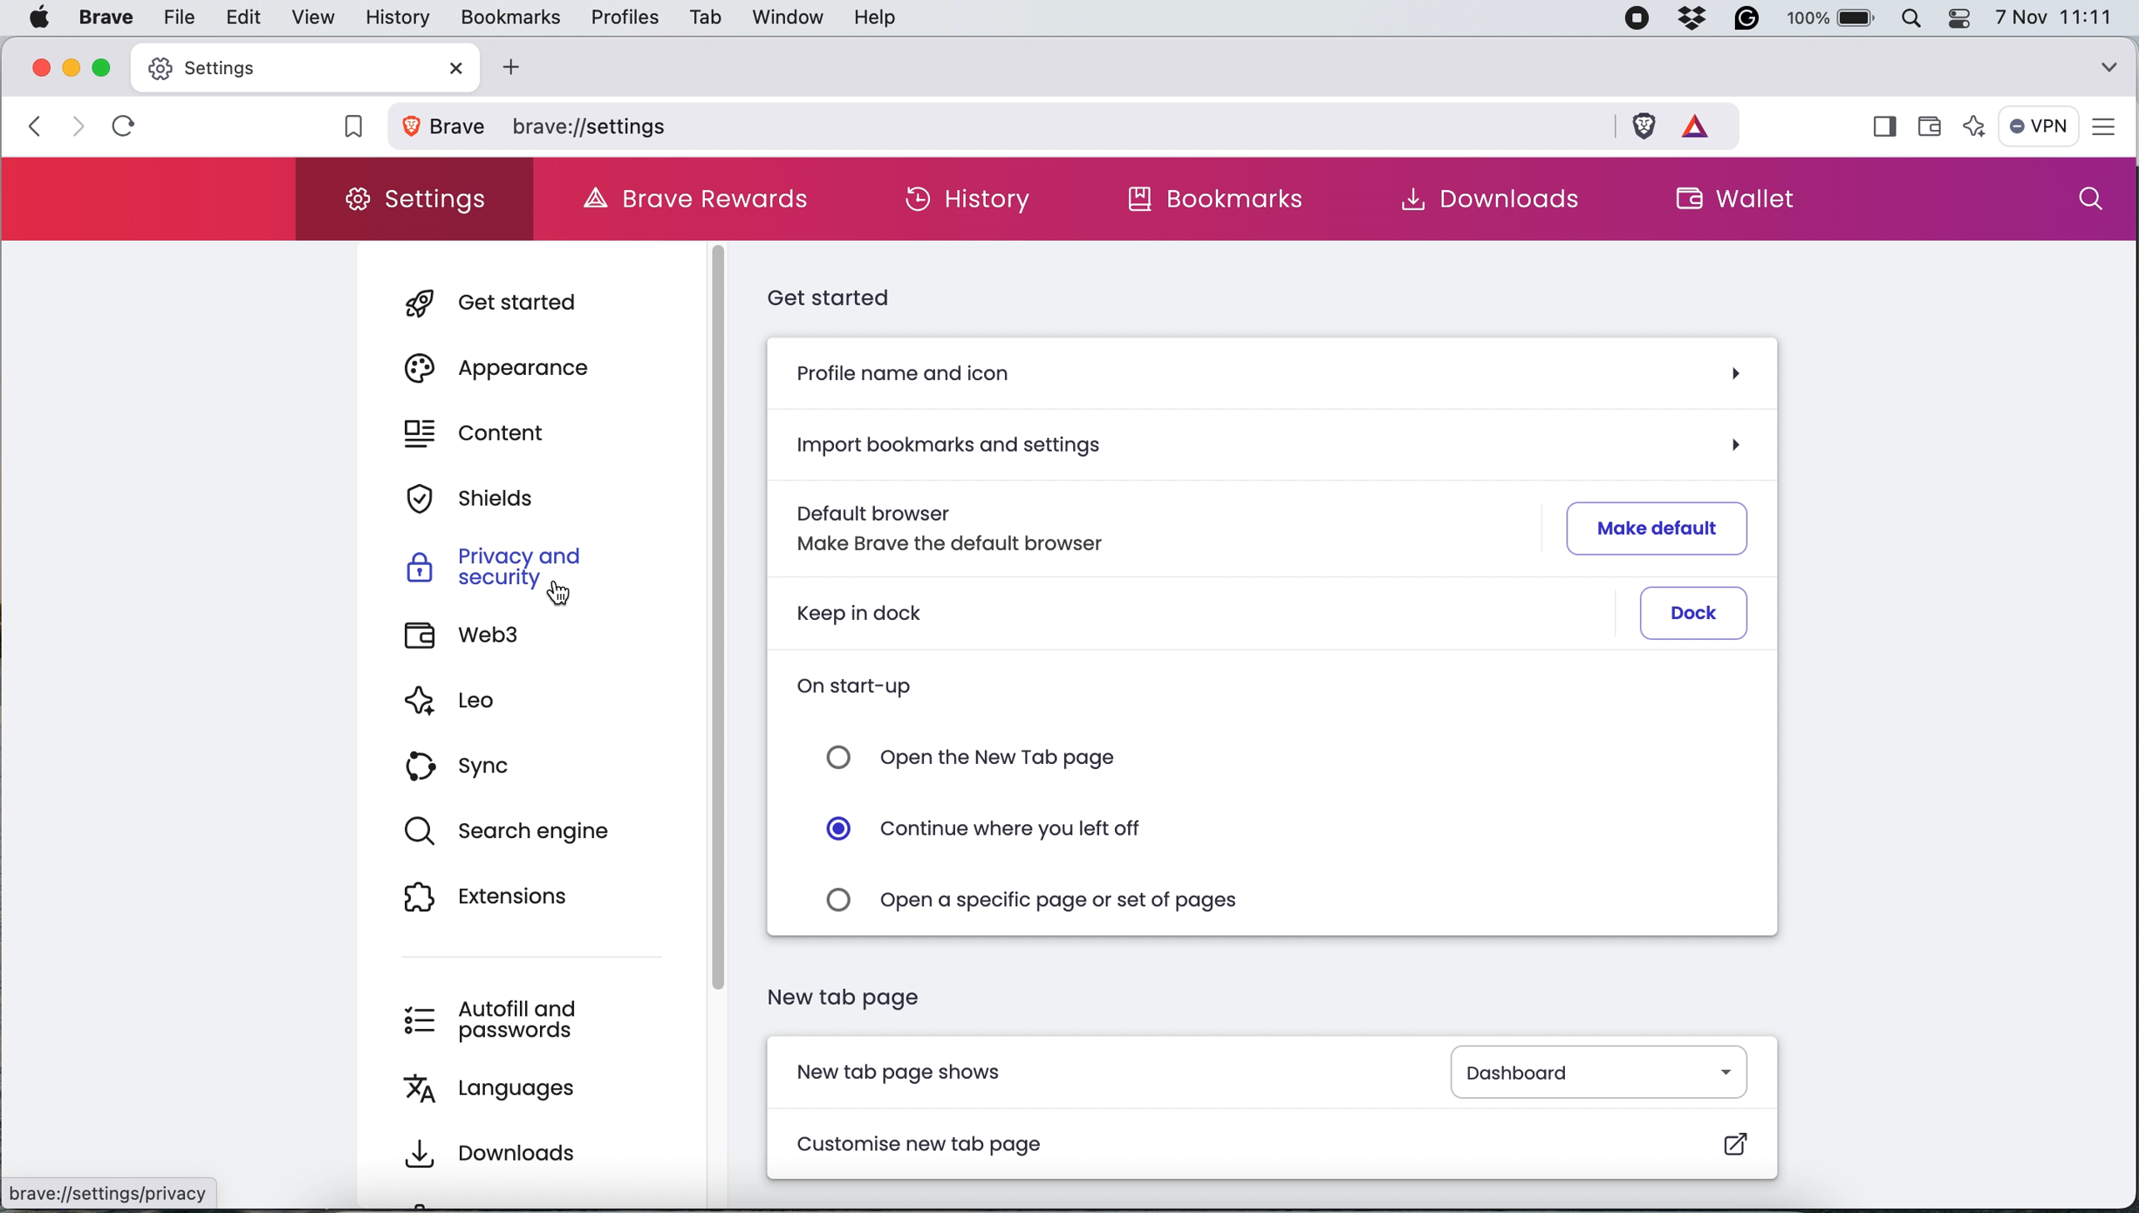 The width and height of the screenshot is (2139, 1213). What do you see at coordinates (1478, 199) in the screenshot?
I see `downloads` at bounding box center [1478, 199].